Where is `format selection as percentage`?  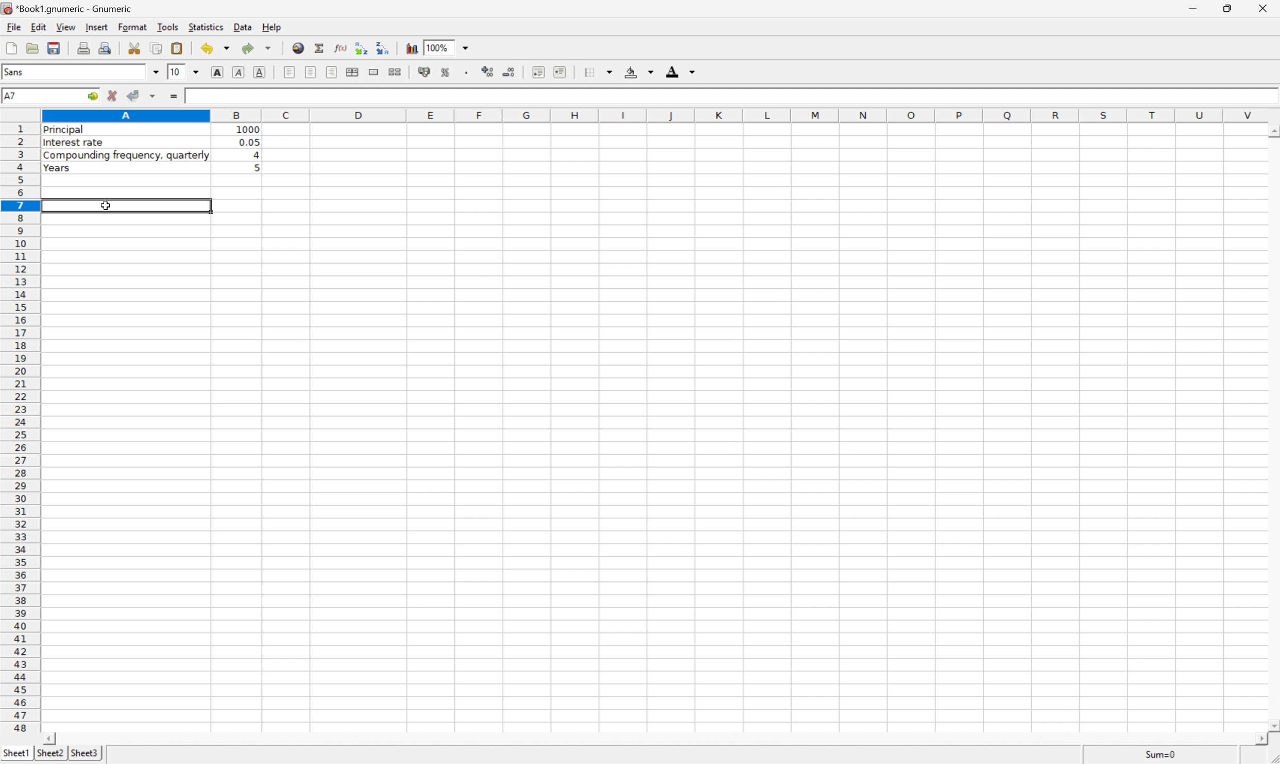
format selection as percentage is located at coordinates (446, 72).